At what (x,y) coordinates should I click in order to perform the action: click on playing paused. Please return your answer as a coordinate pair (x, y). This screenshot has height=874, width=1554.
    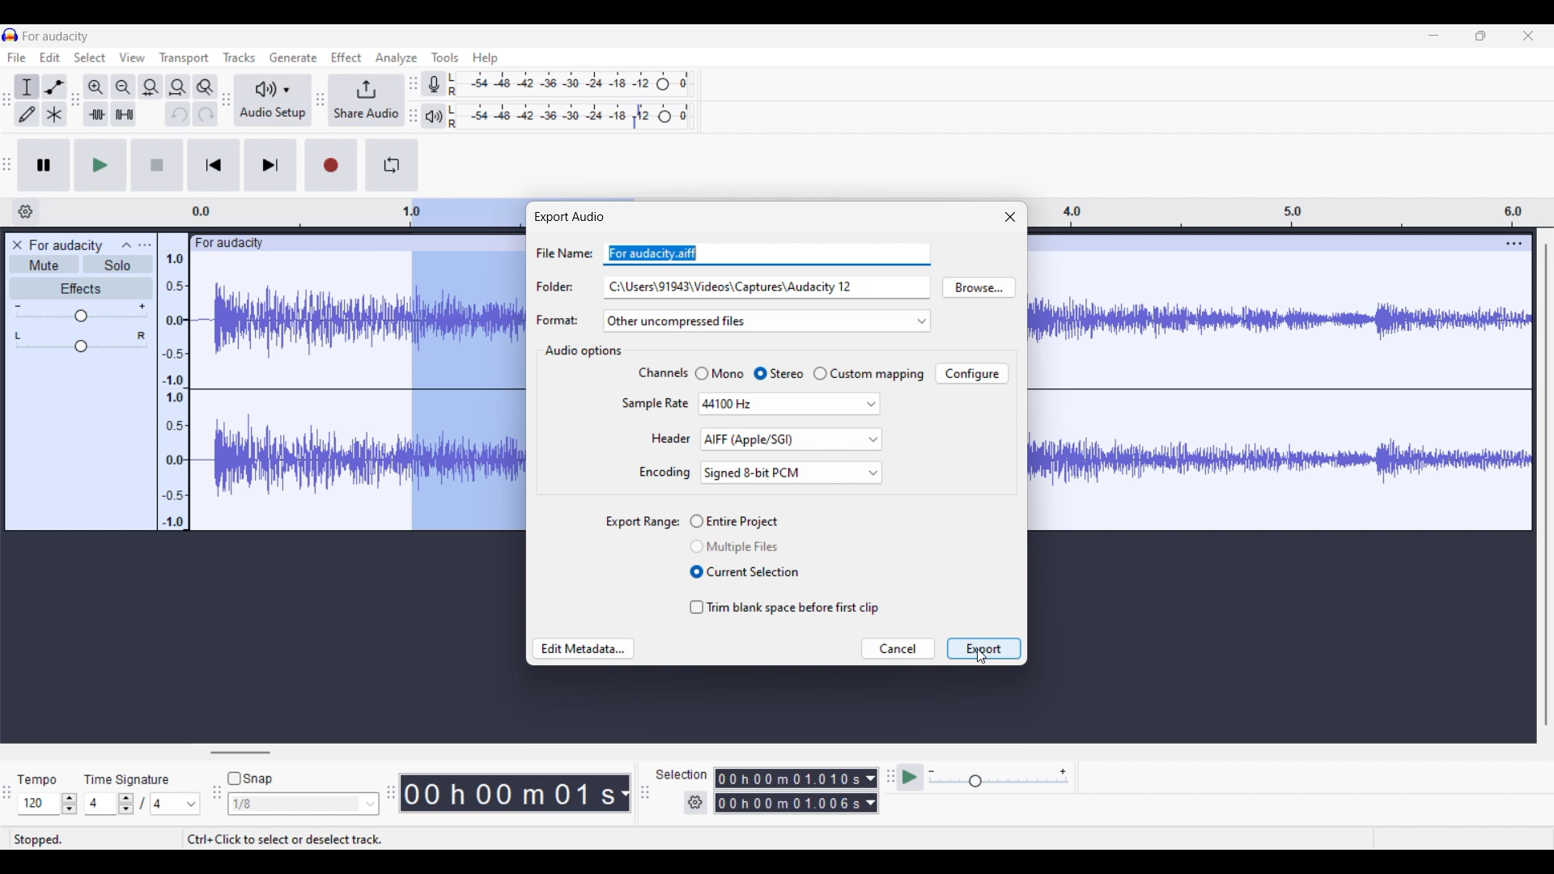
    Looking at the image, I should click on (70, 838).